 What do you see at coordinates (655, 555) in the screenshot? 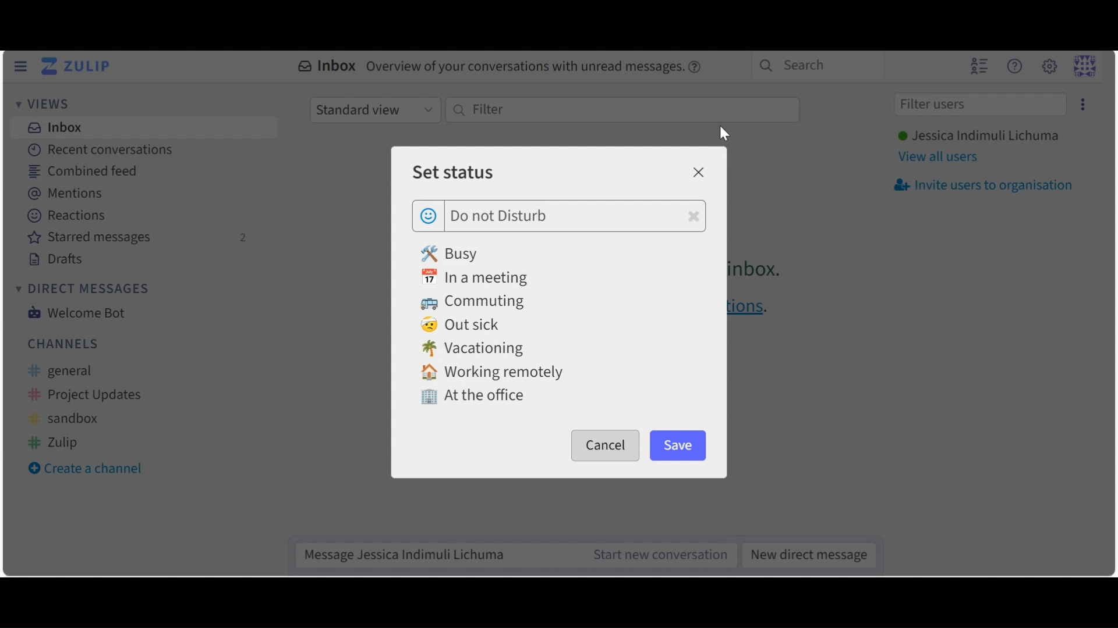
I see `Start a conversation` at bounding box center [655, 555].